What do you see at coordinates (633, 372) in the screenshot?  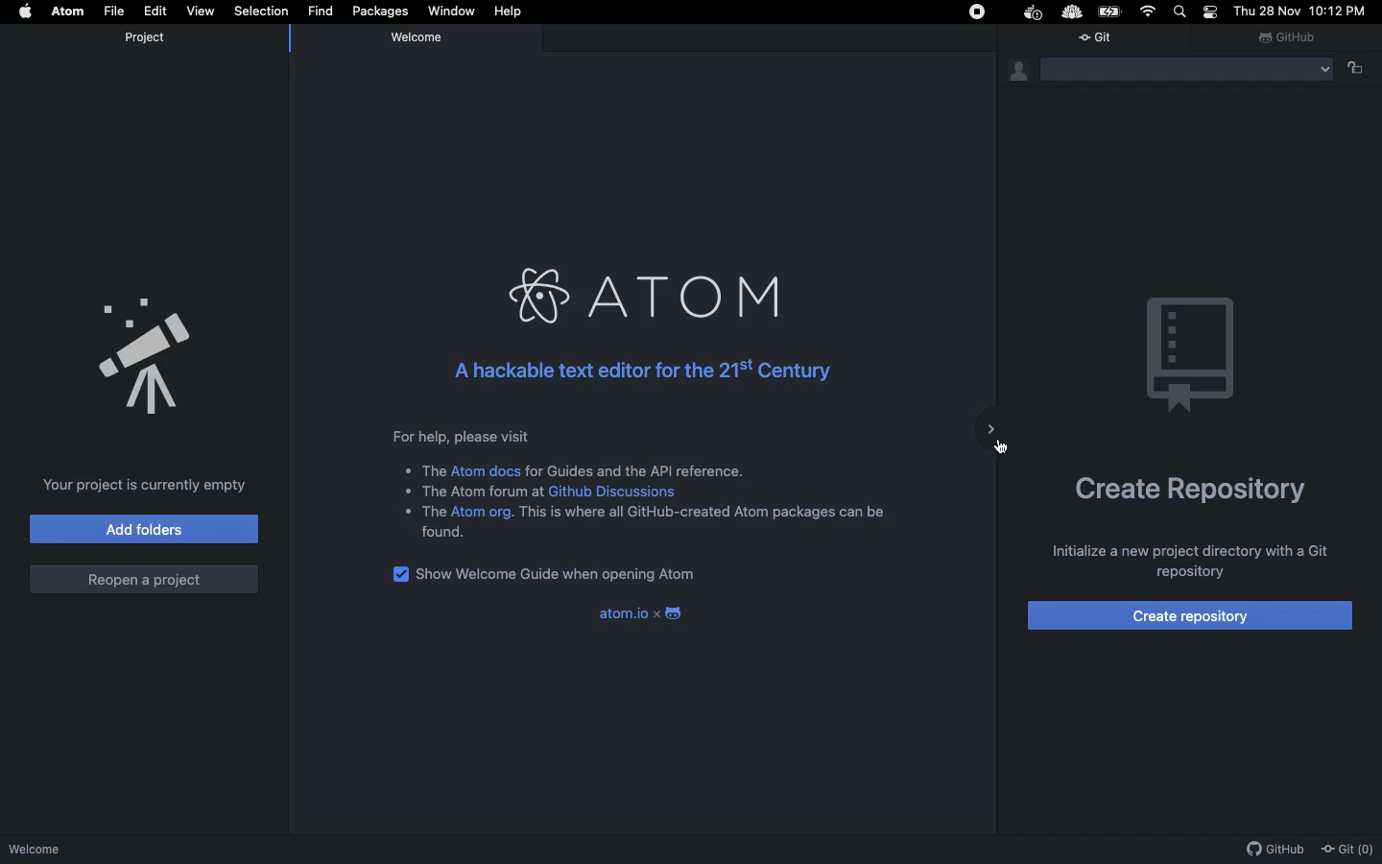 I see `A hackable text editor for the 21st Century` at bounding box center [633, 372].